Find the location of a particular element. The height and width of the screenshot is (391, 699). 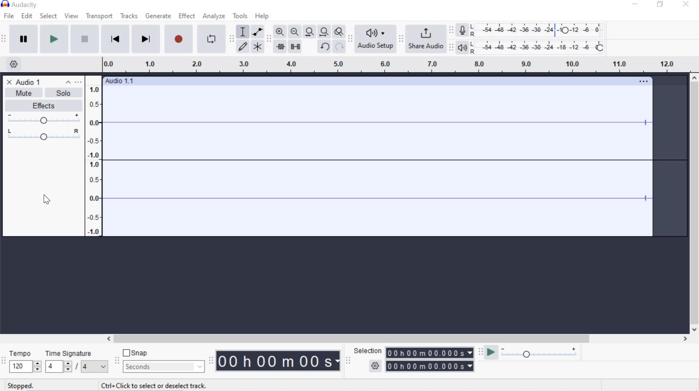

Envelope Tool is located at coordinates (258, 31).